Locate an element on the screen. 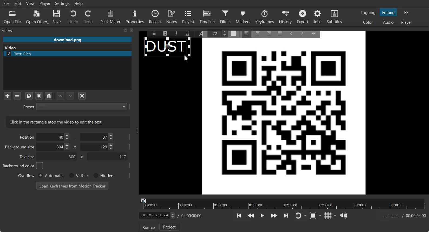 The image size is (429, 232). Menu is located at coordinates (154, 33).